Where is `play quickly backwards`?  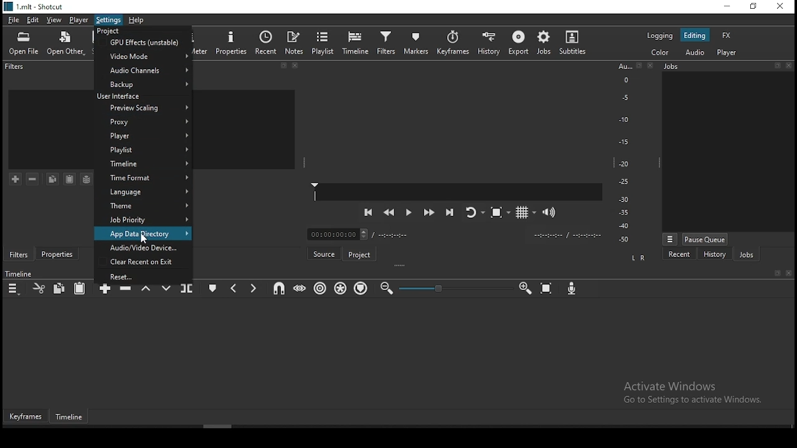 play quickly backwards is located at coordinates (389, 214).